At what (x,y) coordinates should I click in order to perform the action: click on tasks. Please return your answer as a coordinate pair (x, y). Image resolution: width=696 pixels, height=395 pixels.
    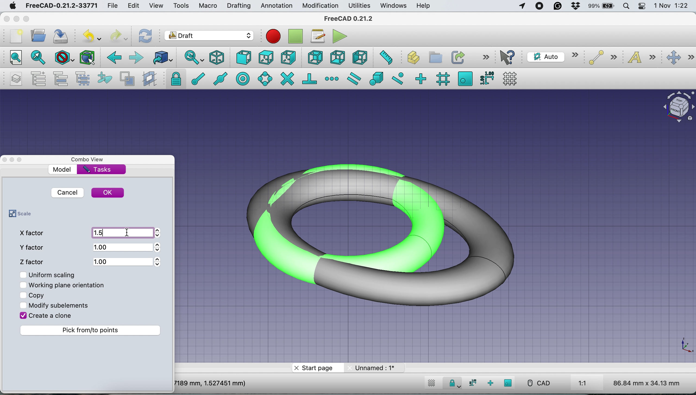
    Looking at the image, I should click on (98, 170).